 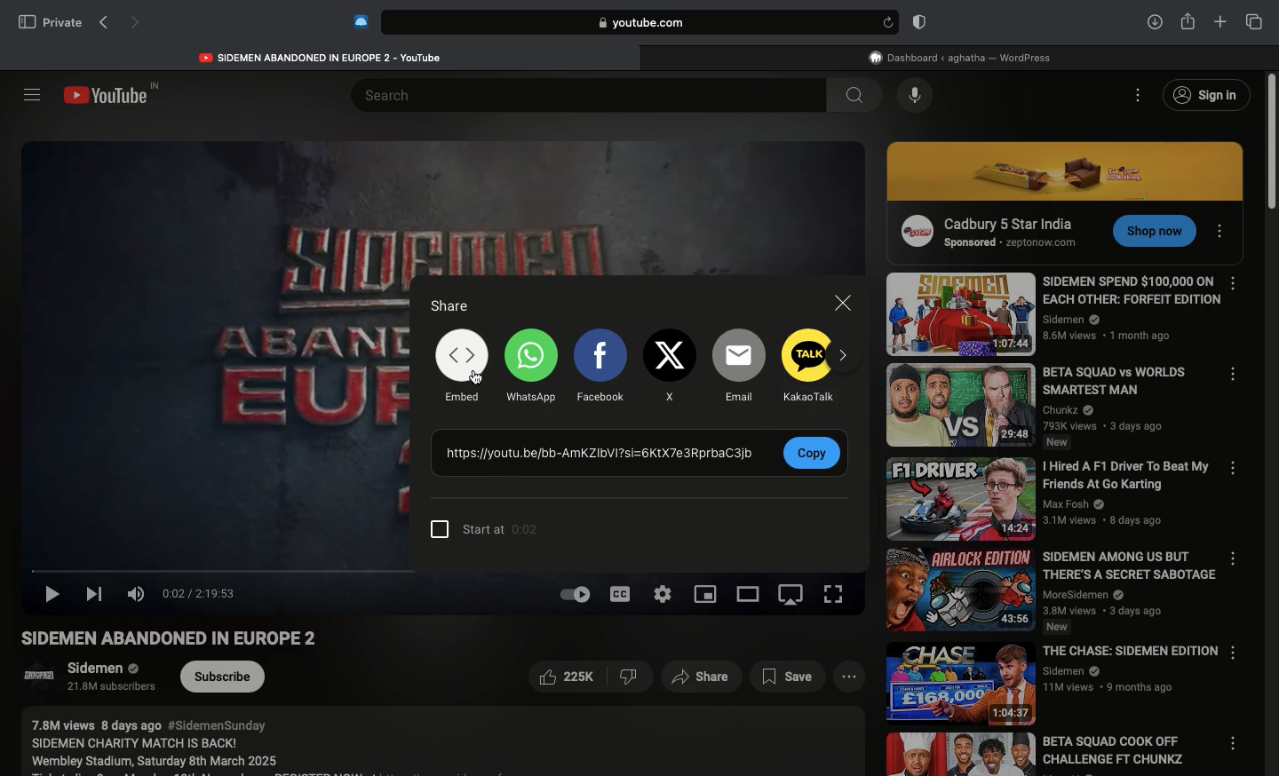 What do you see at coordinates (459, 365) in the screenshot?
I see `Embed` at bounding box center [459, 365].